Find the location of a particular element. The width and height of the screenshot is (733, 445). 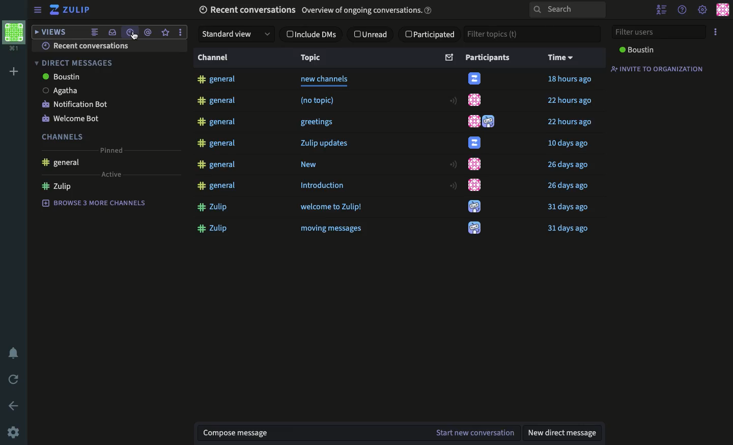

notification bot is located at coordinates (73, 105).